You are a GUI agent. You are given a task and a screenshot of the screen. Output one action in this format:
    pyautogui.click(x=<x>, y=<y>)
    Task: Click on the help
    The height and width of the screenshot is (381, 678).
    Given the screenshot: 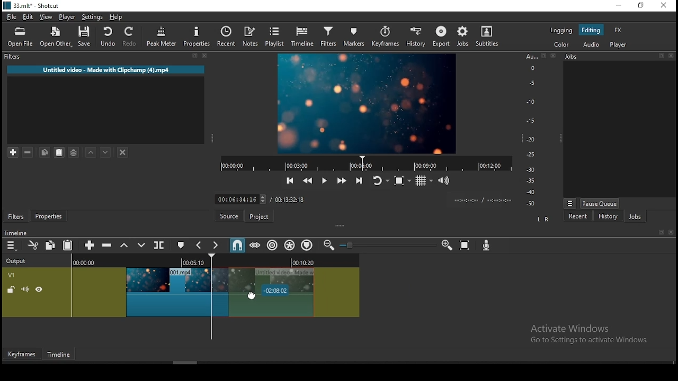 What is the action you would take?
    pyautogui.click(x=114, y=17)
    